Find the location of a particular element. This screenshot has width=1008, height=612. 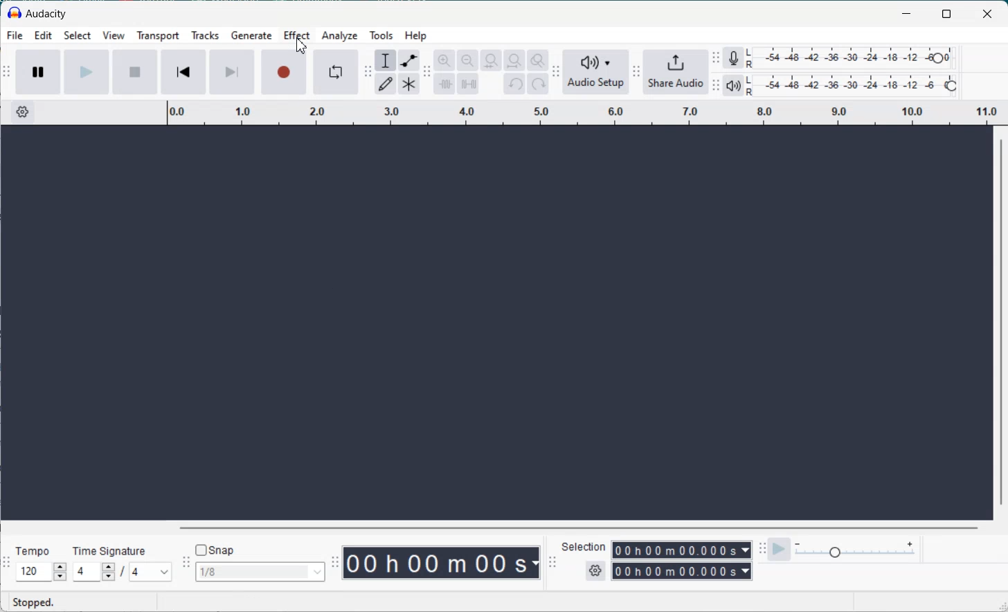

Fit selection to width is located at coordinates (491, 60).